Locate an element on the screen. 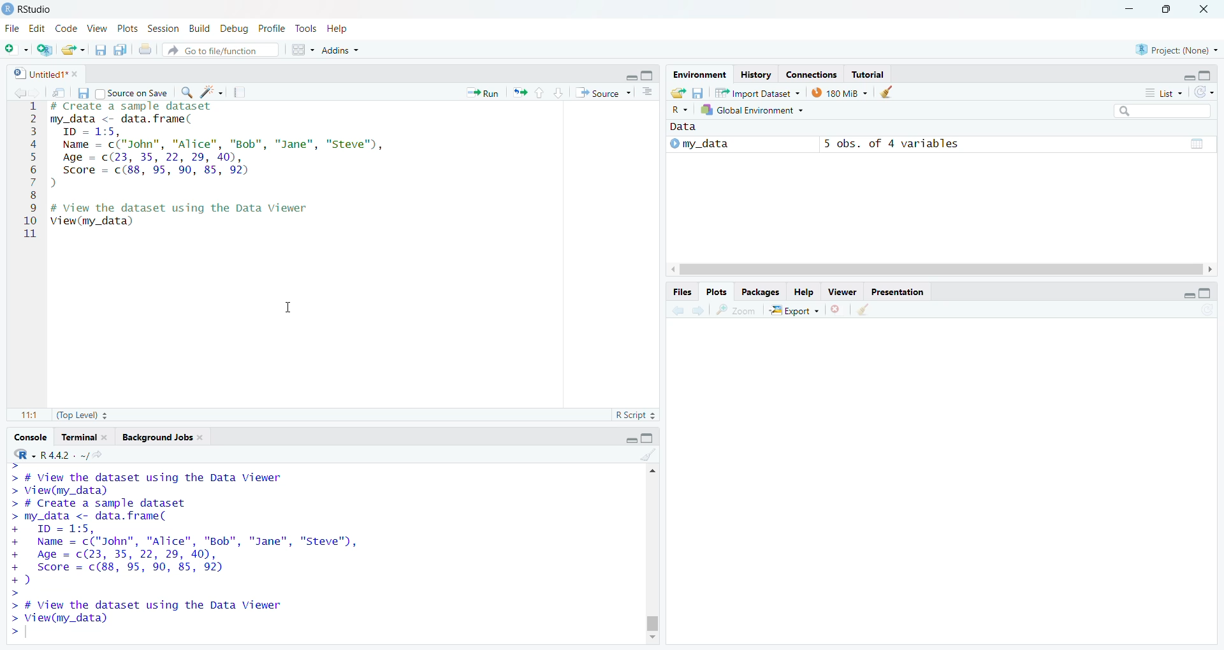  Forward is located at coordinates (37, 93).